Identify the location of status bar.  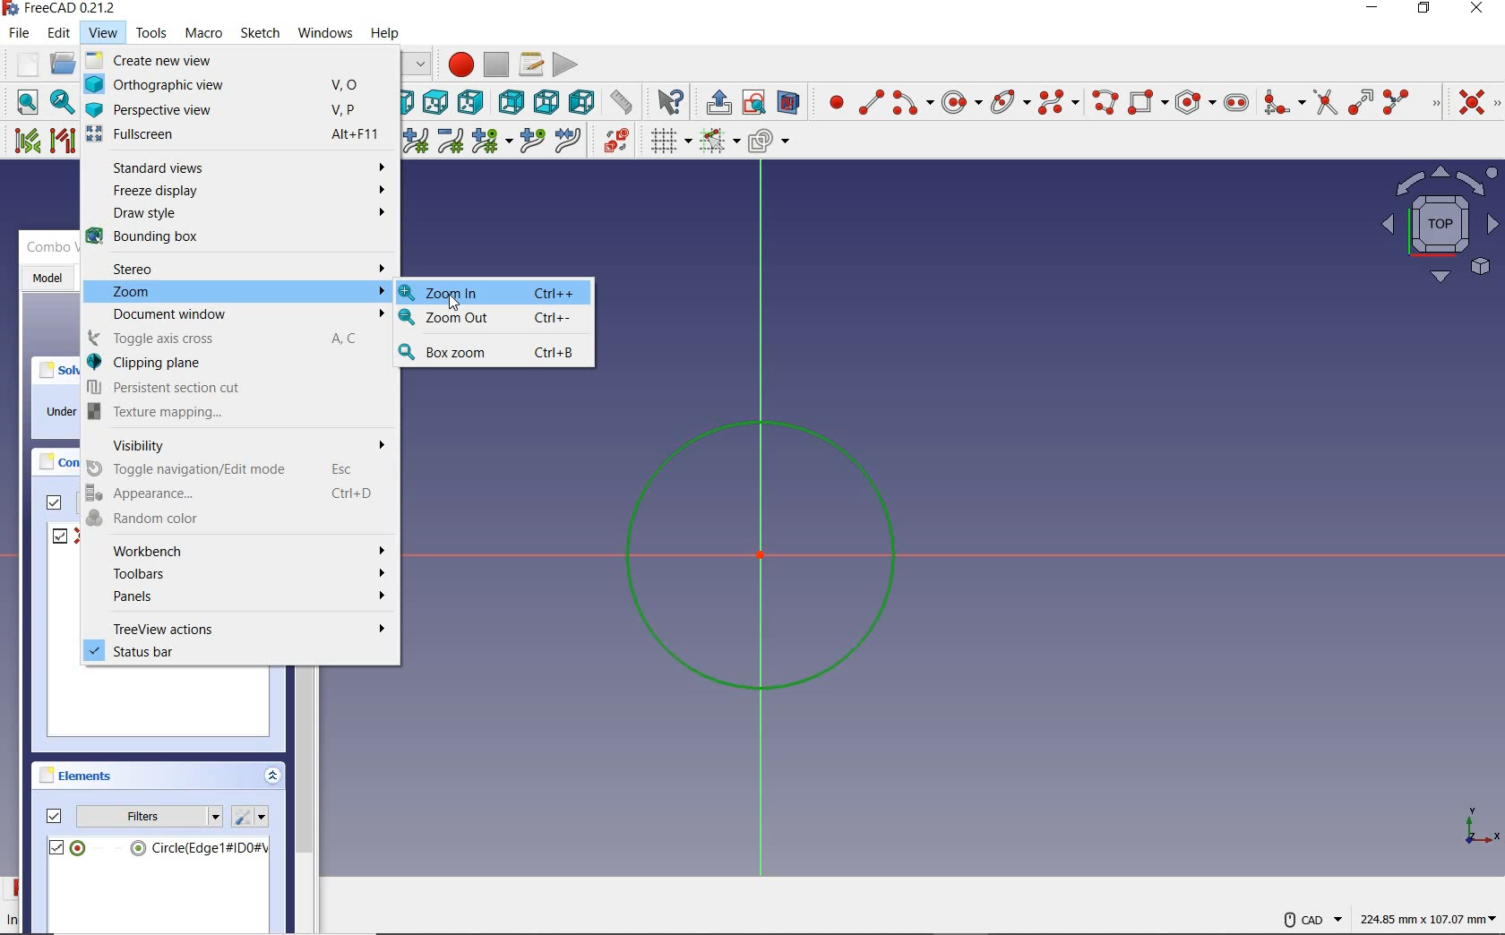
(240, 652).